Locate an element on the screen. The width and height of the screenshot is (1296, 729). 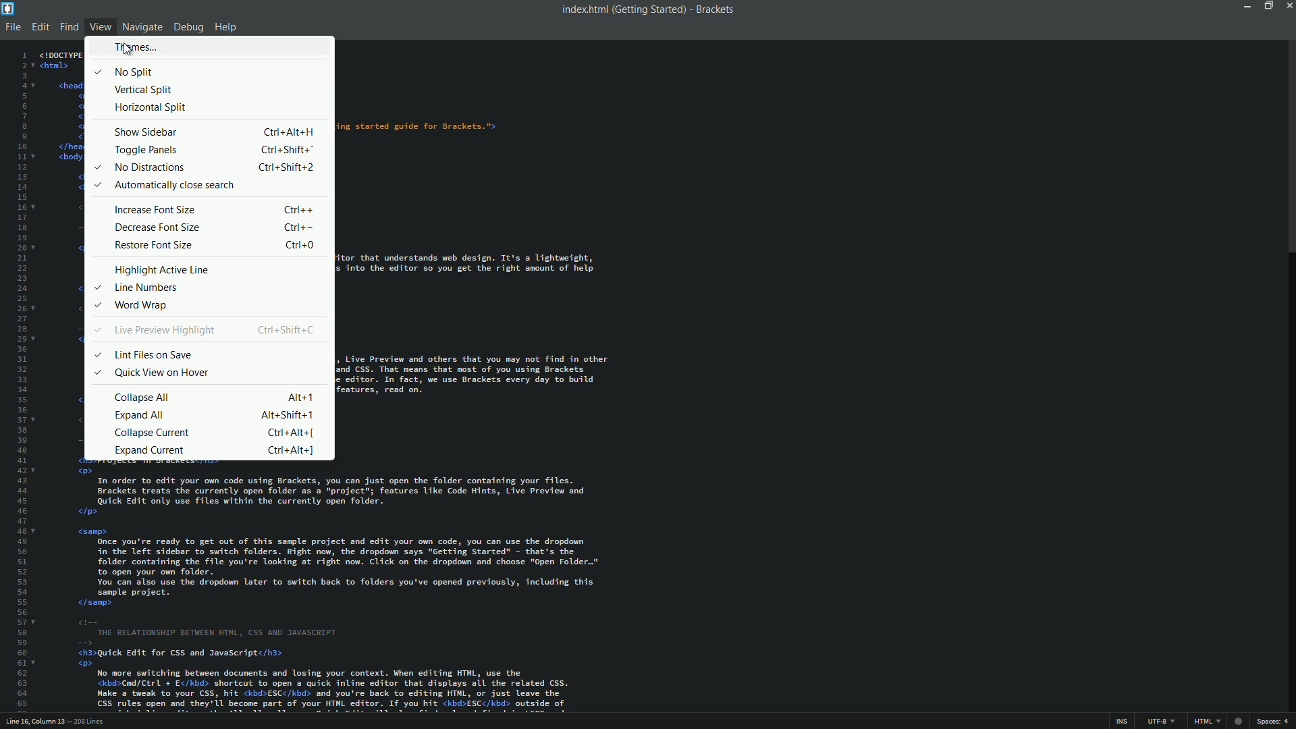
spaces is located at coordinates (1274, 722).